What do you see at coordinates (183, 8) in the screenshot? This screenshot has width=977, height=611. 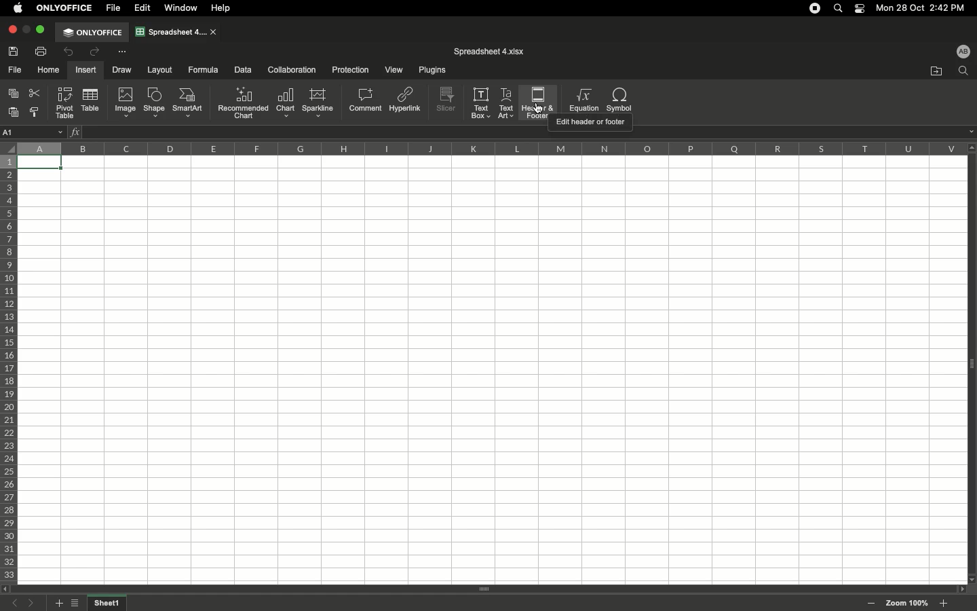 I see `Window` at bounding box center [183, 8].